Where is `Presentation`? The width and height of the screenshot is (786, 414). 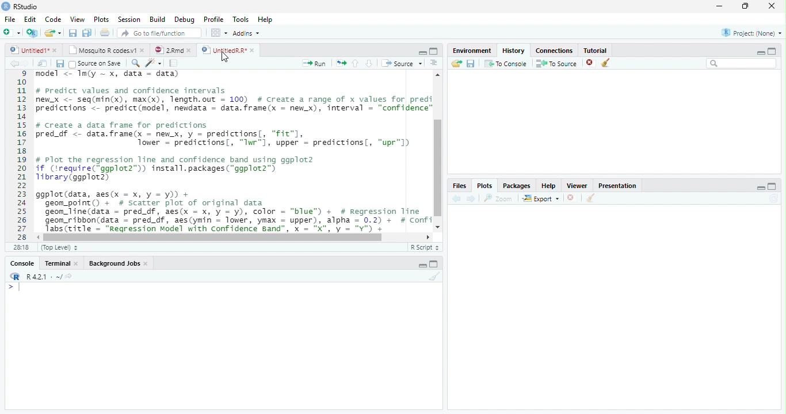 Presentation is located at coordinates (617, 186).